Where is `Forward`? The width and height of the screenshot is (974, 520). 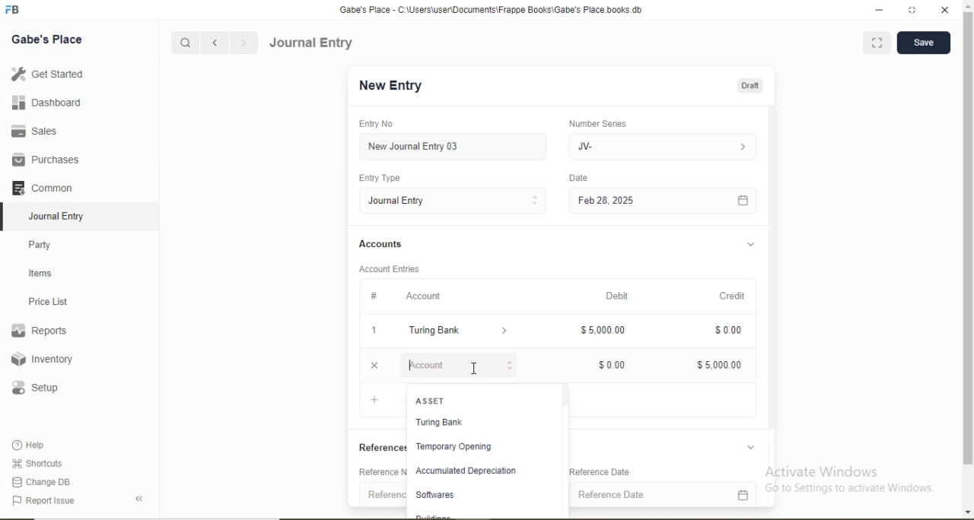
Forward is located at coordinates (244, 43).